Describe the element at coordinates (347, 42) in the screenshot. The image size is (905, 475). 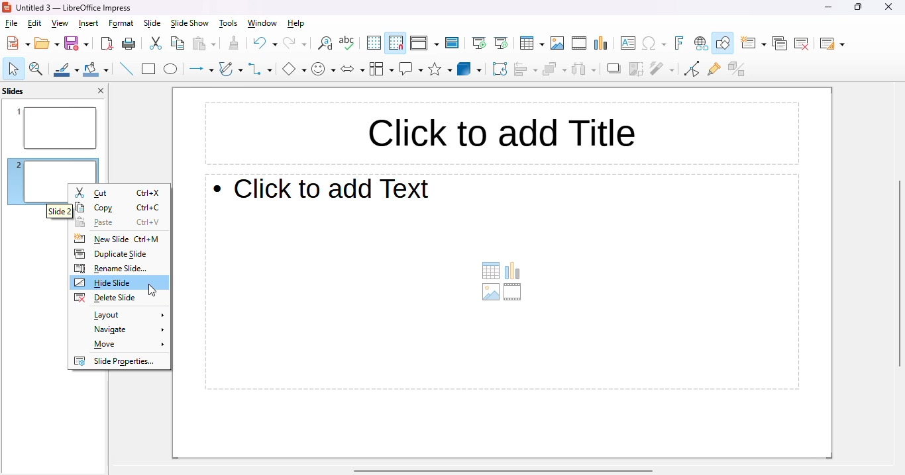
I see `check spelling` at that location.